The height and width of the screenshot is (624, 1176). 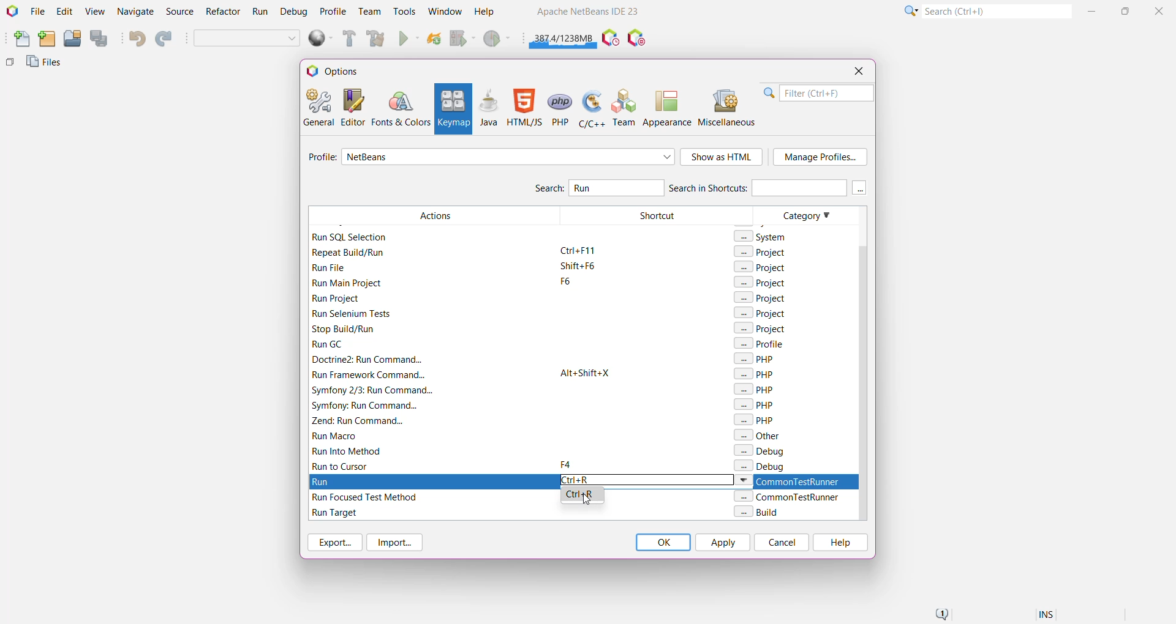 What do you see at coordinates (452, 109) in the screenshot?
I see `Keymap` at bounding box center [452, 109].